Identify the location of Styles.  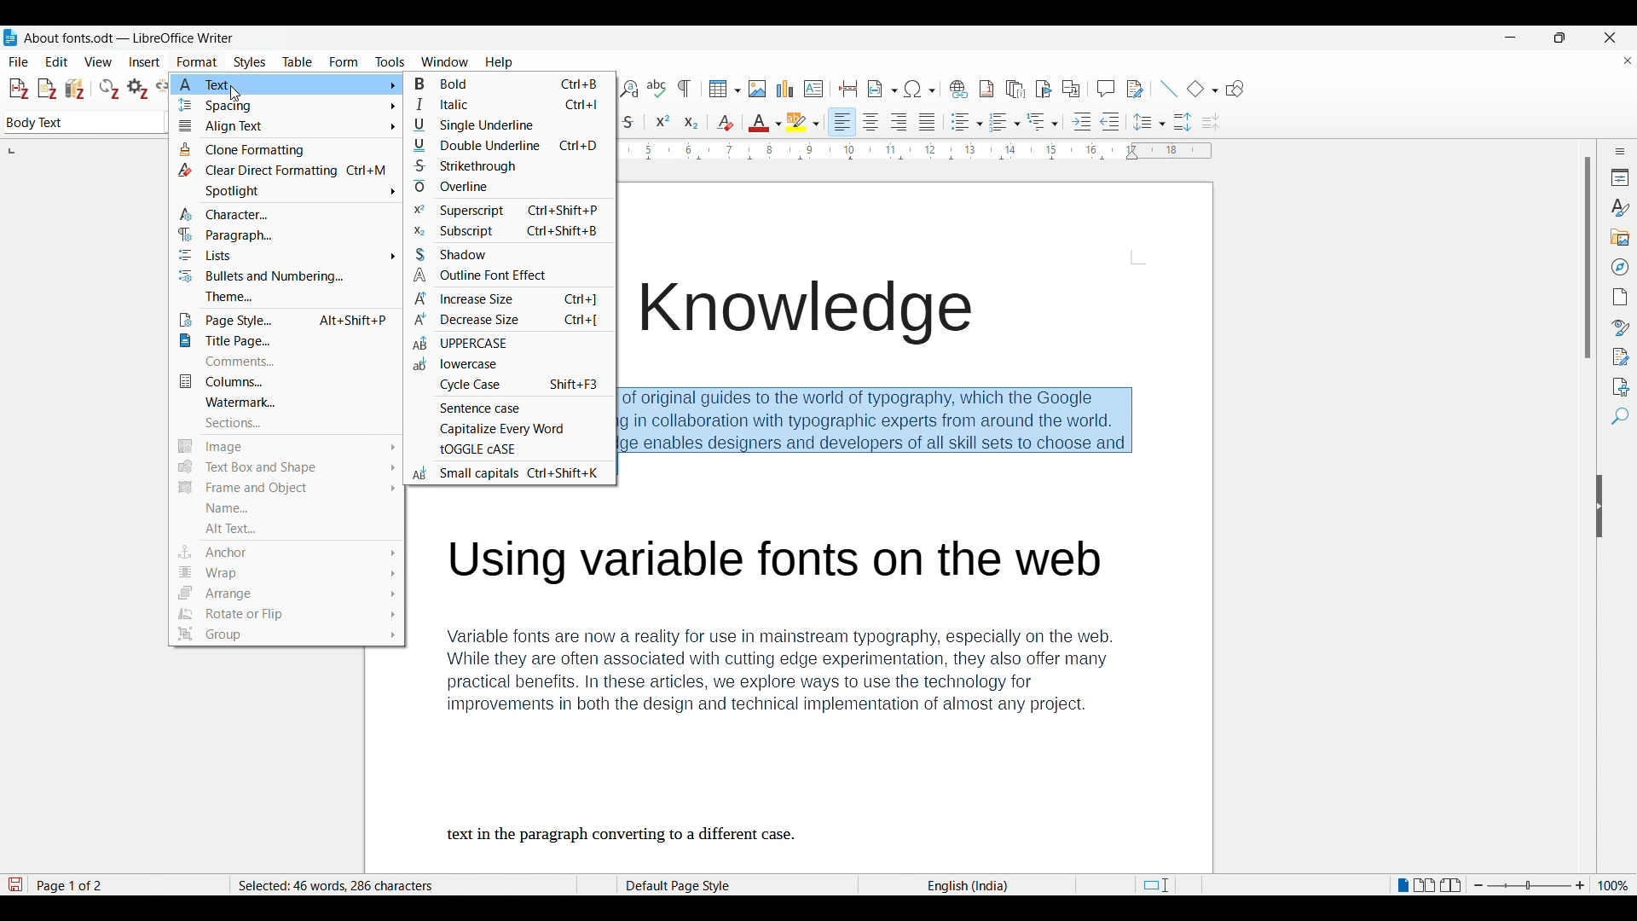
(1619, 208).